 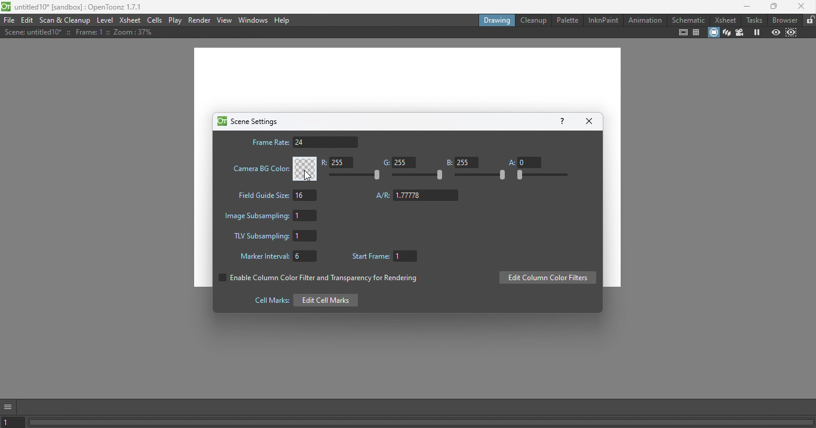 I want to click on Enable column color filter and transparency for rendering, so click(x=316, y=280).